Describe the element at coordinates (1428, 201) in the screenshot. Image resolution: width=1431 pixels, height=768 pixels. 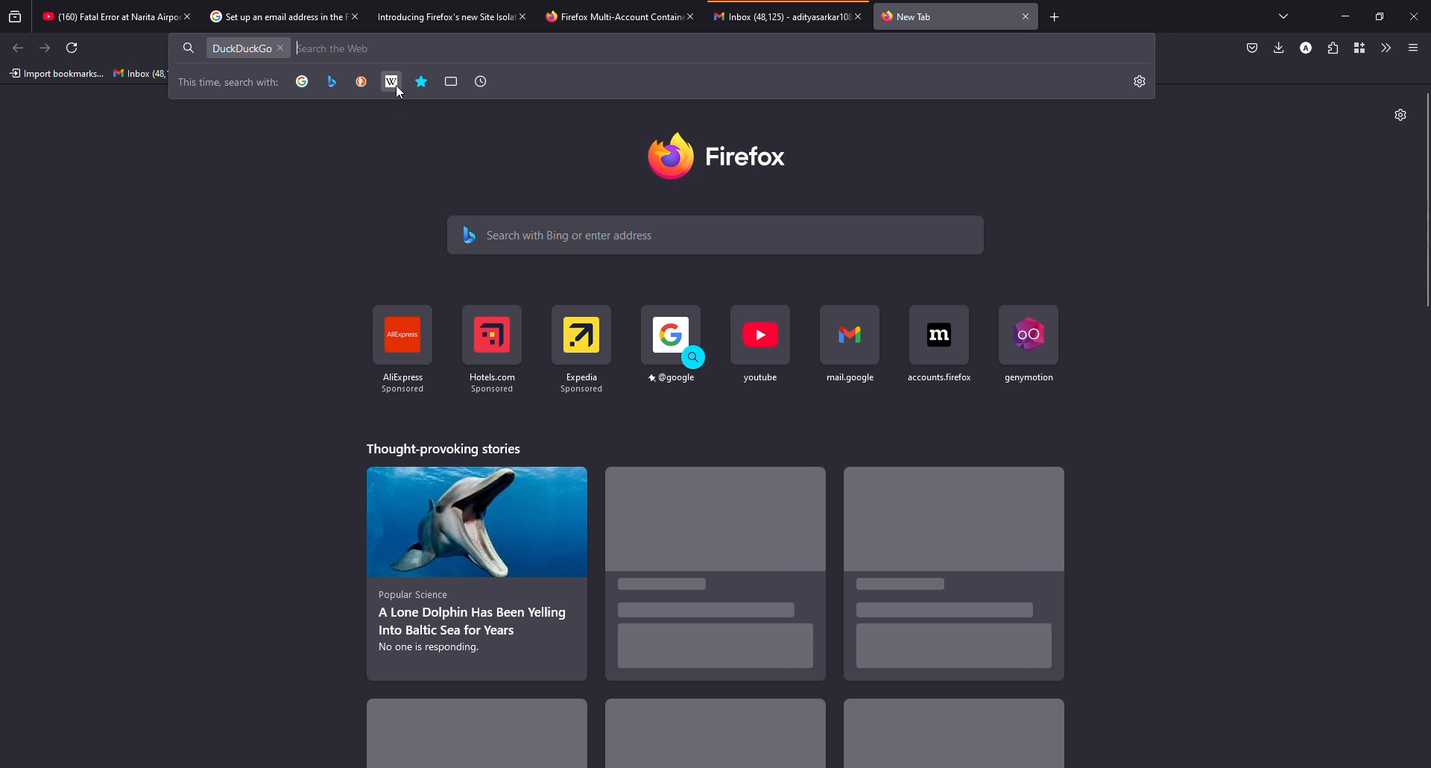
I see `scroll bar` at that location.